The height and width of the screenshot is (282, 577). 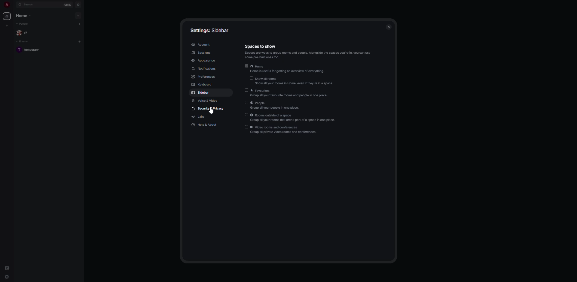 What do you see at coordinates (80, 24) in the screenshot?
I see `add` at bounding box center [80, 24].